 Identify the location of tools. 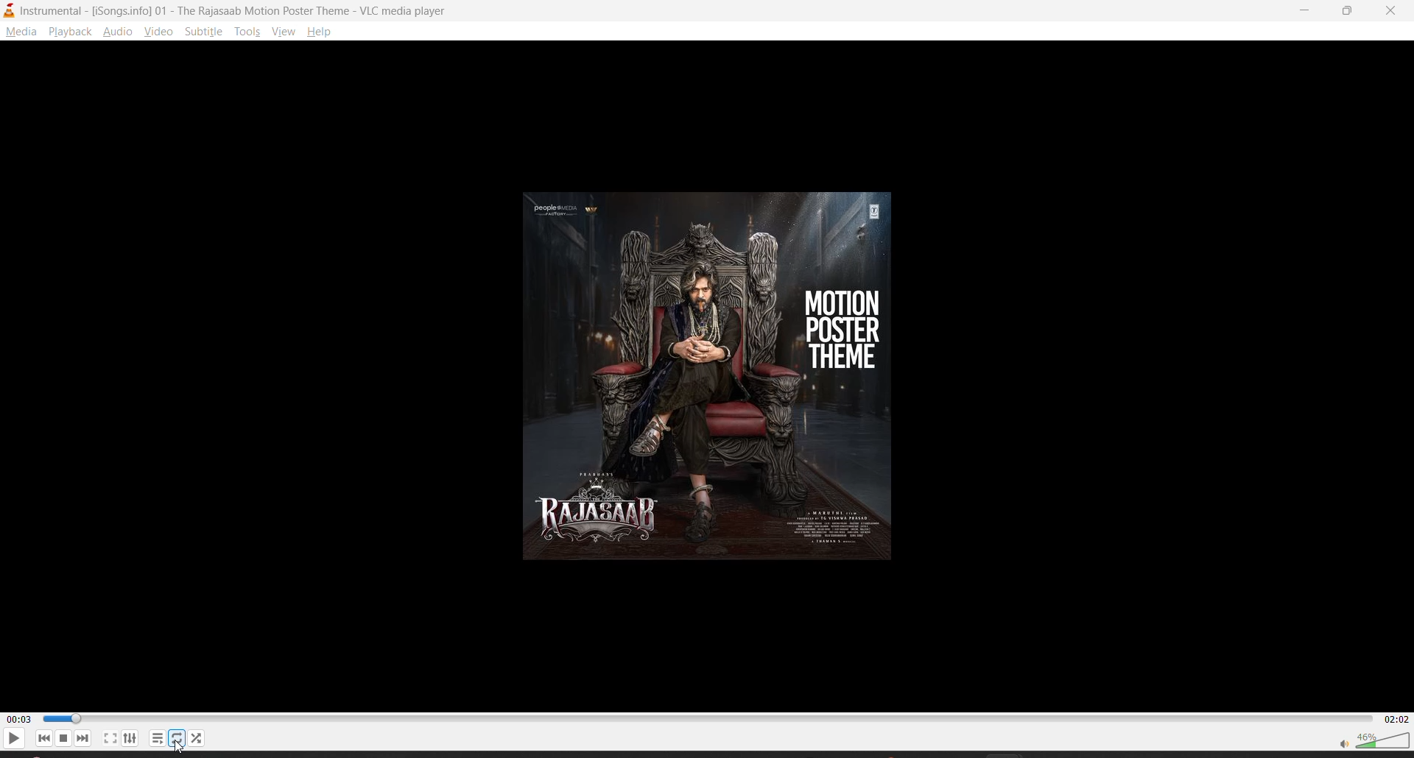
(247, 30).